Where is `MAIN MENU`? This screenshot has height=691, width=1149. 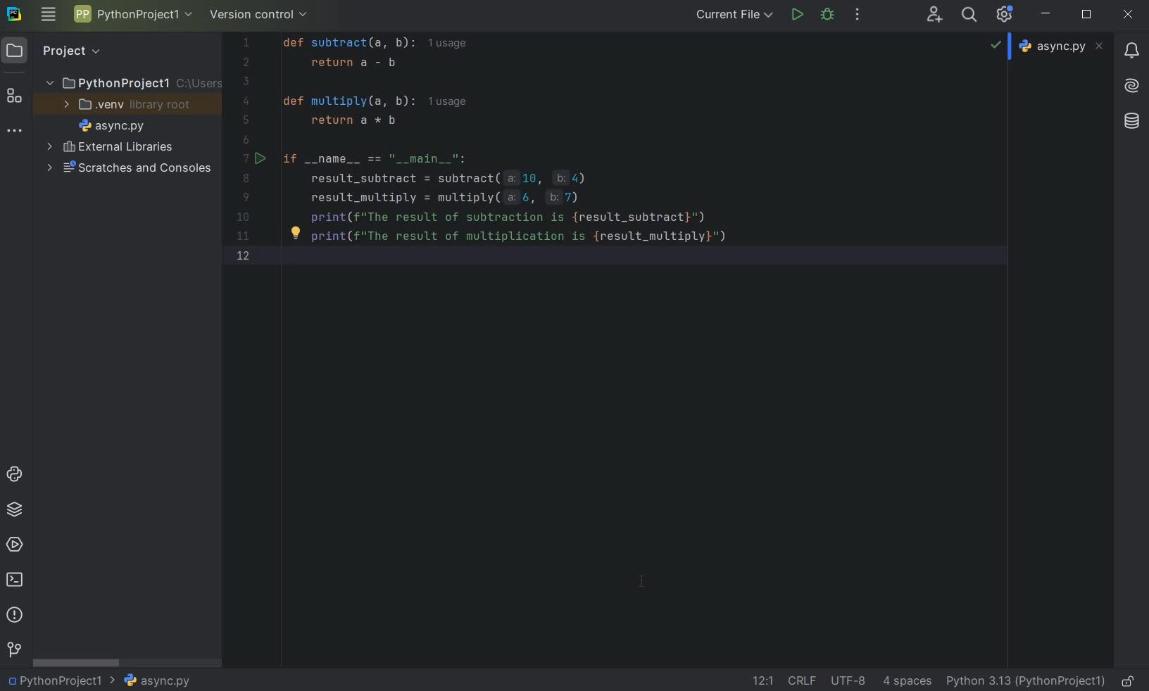 MAIN MENU is located at coordinates (47, 15).